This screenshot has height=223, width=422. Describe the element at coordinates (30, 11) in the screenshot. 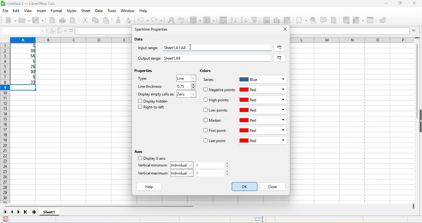

I see `view` at that location.